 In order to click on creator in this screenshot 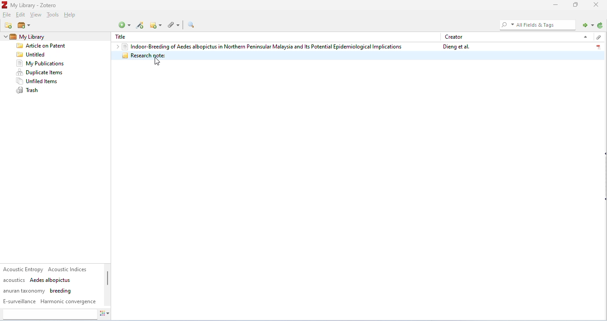, I will do `click(454, 36)`.